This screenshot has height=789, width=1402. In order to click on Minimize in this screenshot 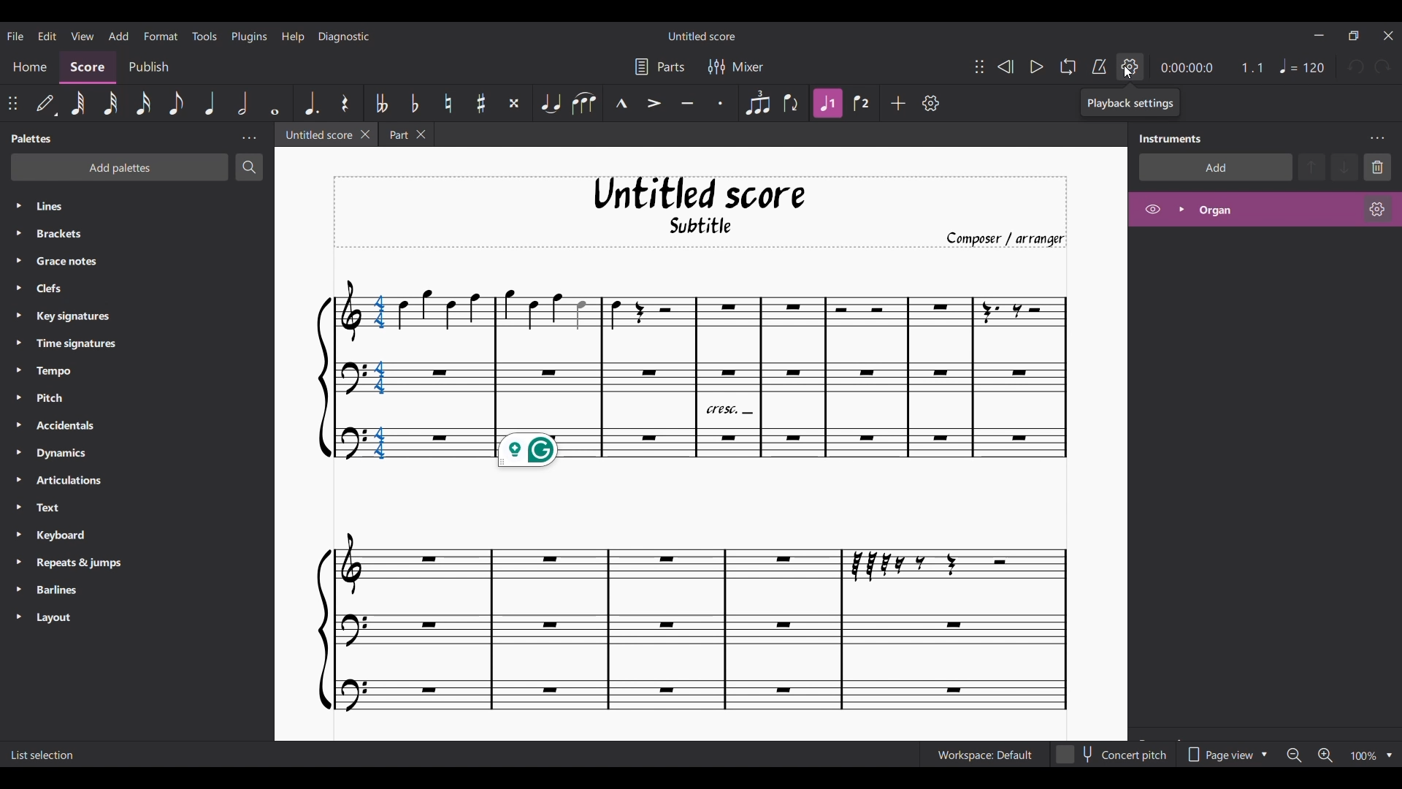, I will do `click(1319, 35)`.